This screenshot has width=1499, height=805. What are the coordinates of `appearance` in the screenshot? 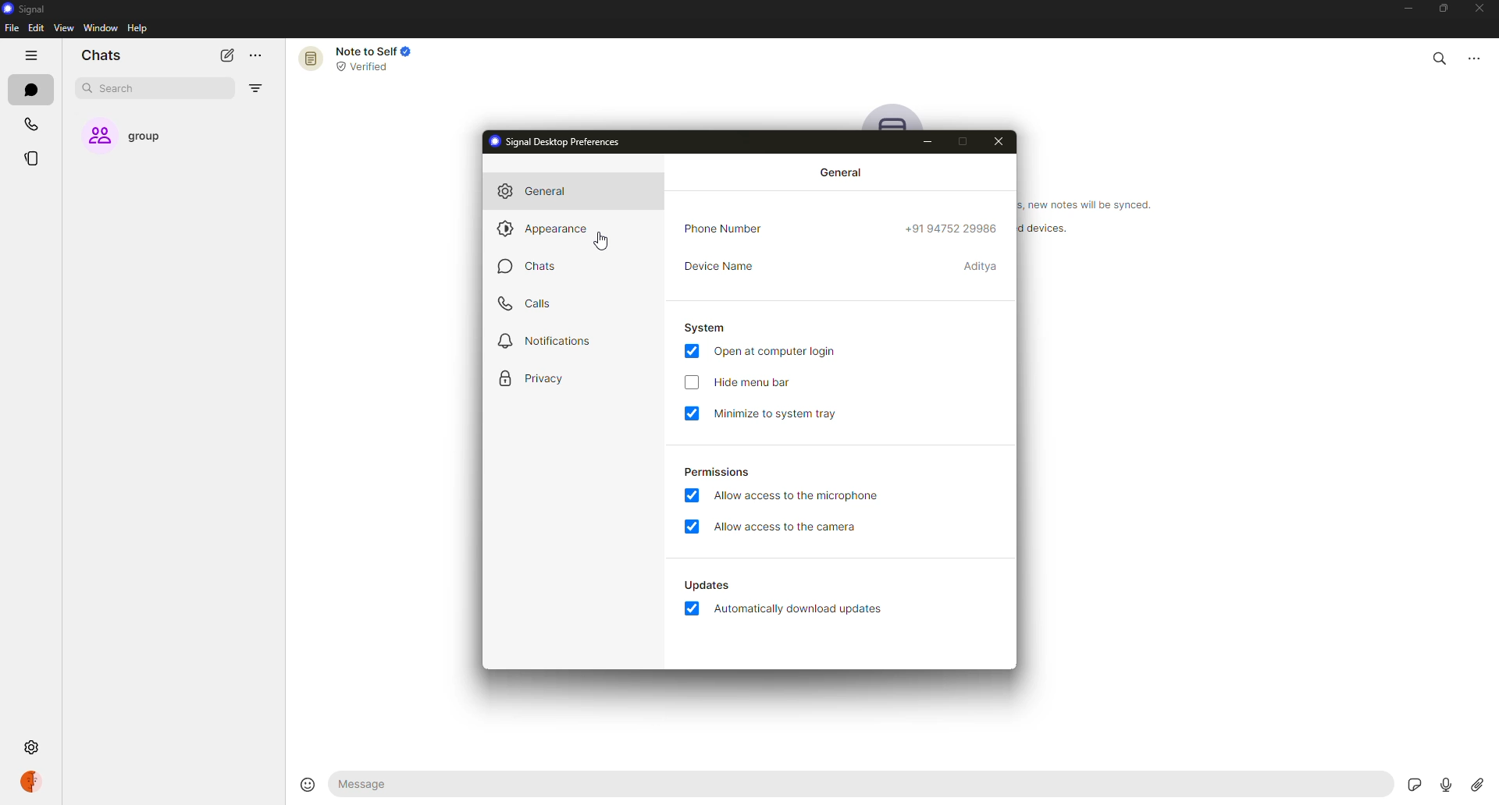 It's located at (545, 229).